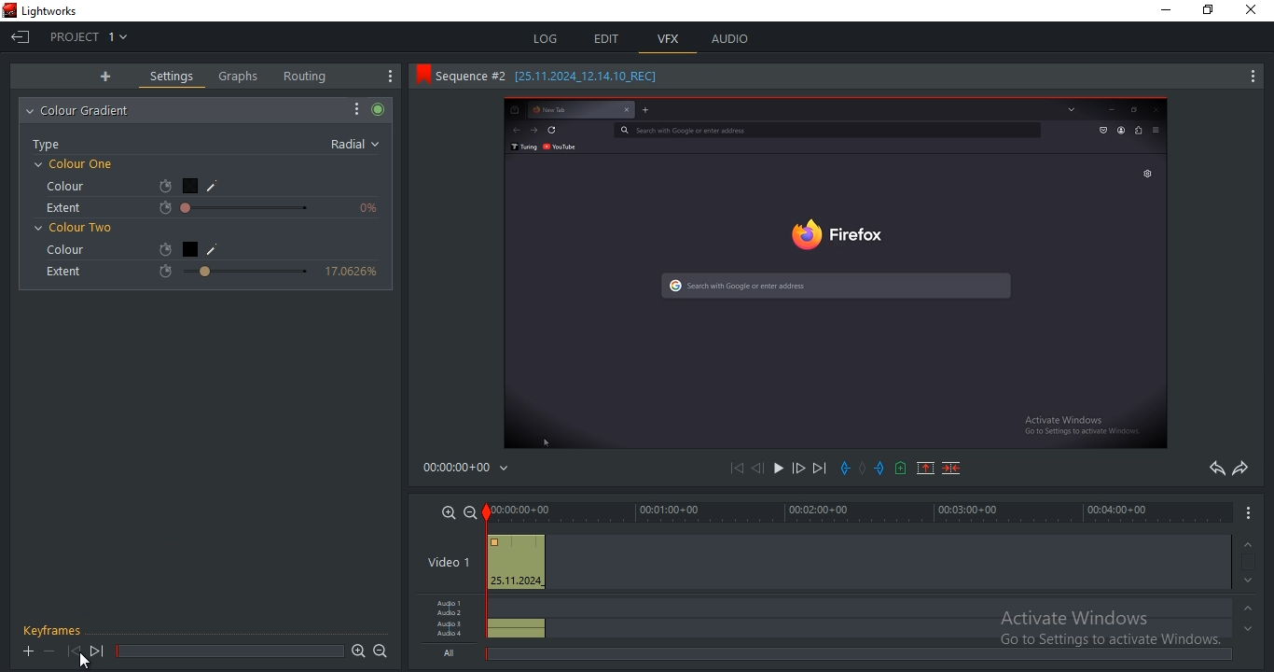 Image resolution: width=1274 pixels, height=672 pixels. I want to click on mark out, so click(879, 466).